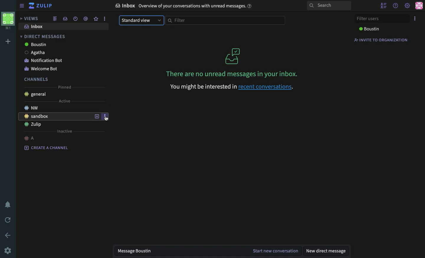 This screenshot has height=258, width=425. I want to click on Agatha, so click(36, 53).